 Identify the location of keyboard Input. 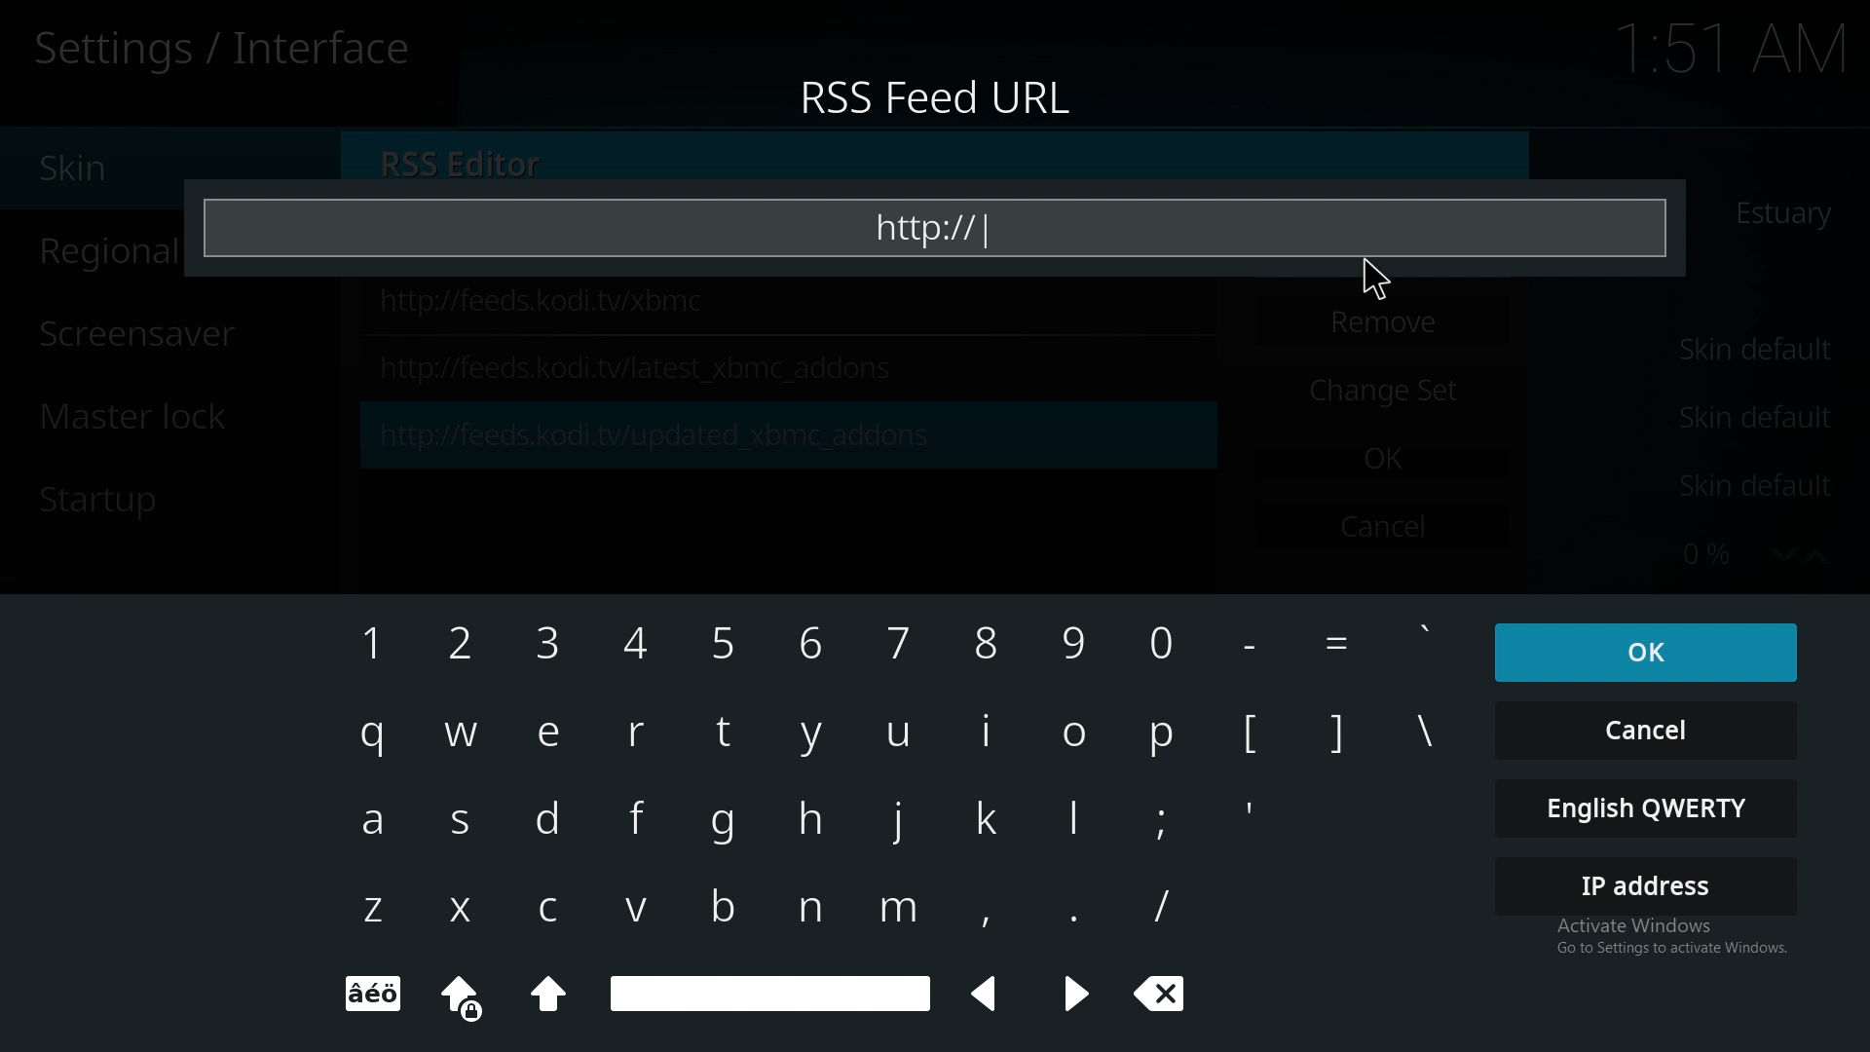
(900, 641).